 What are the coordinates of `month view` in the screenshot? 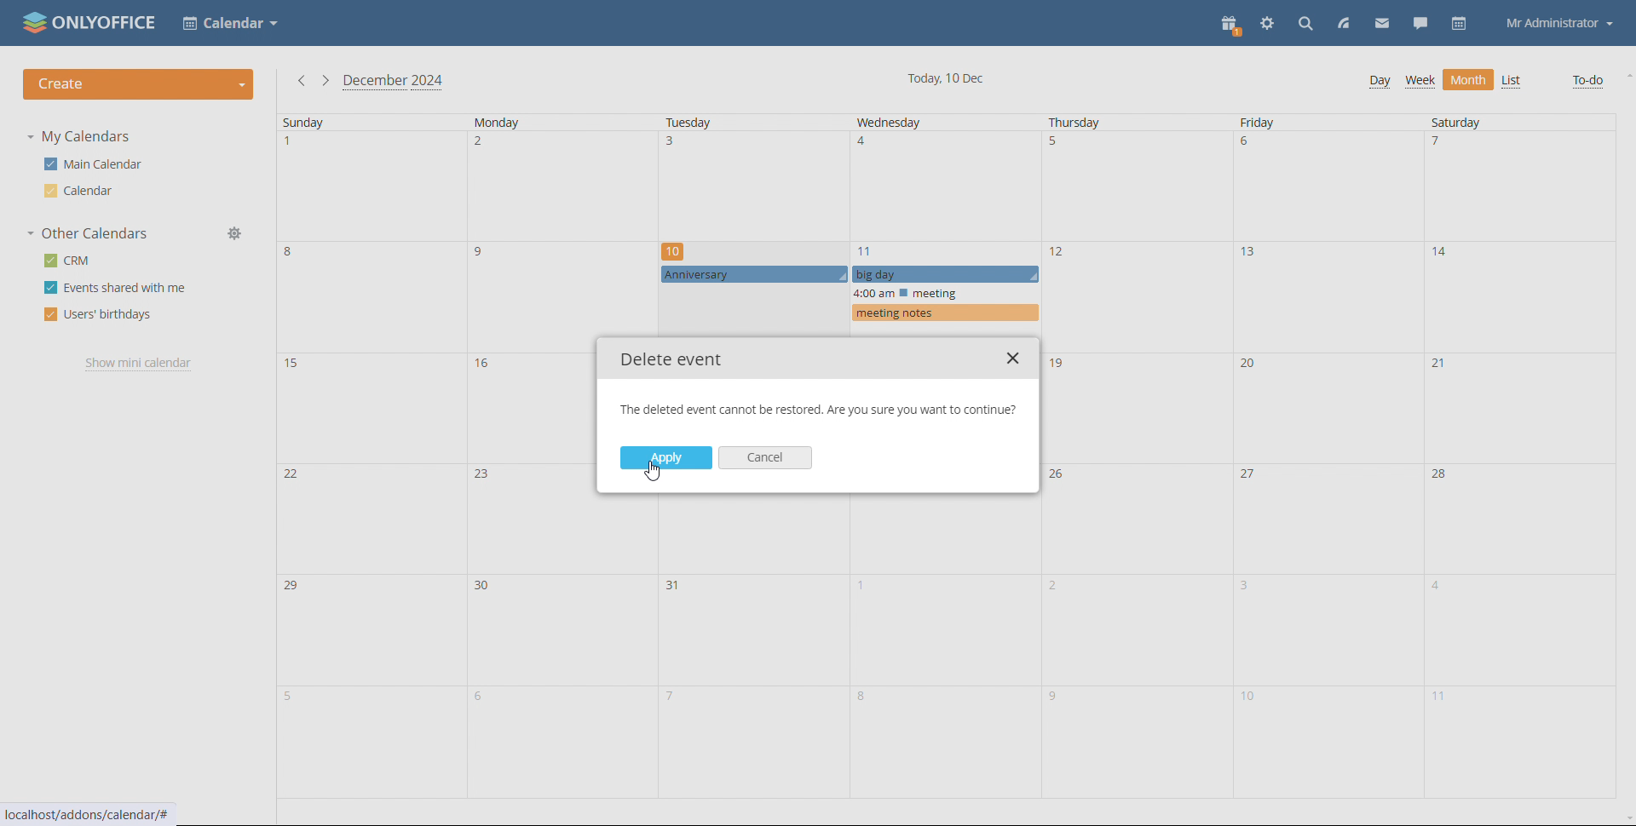 It's located at (1468, 79).